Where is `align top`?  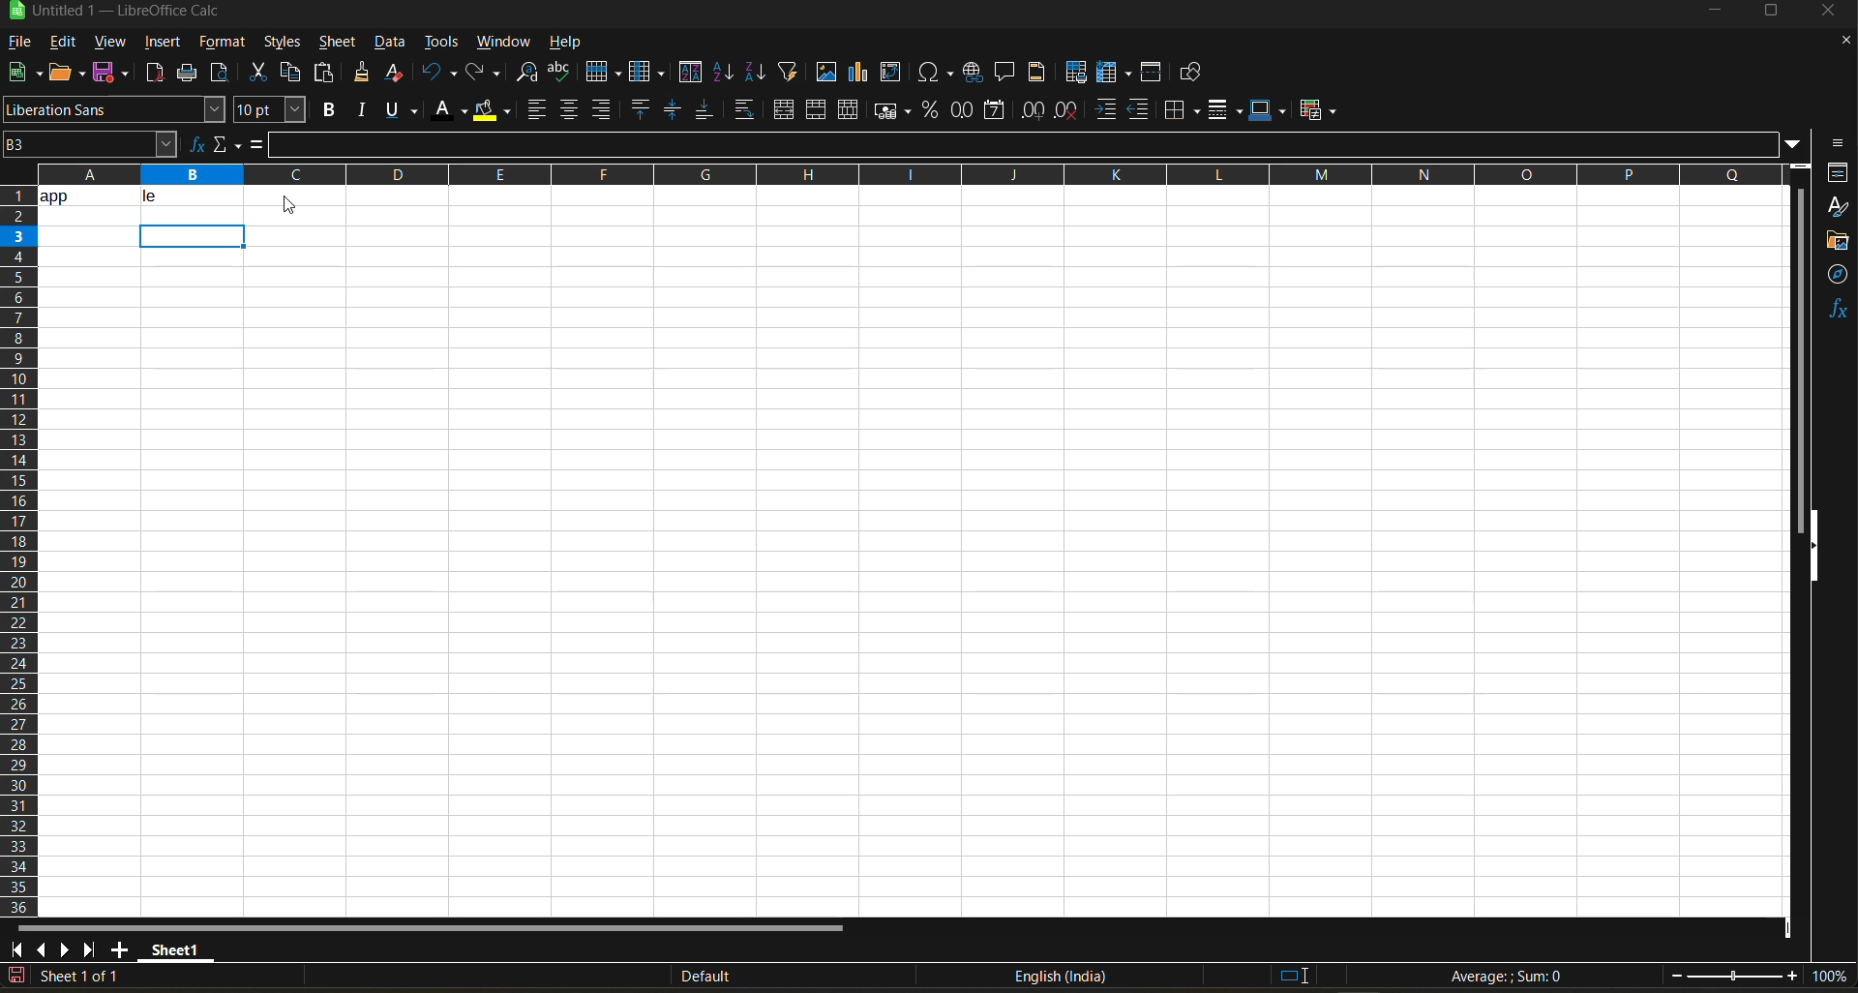 align top is located at coordinates (638, 109).